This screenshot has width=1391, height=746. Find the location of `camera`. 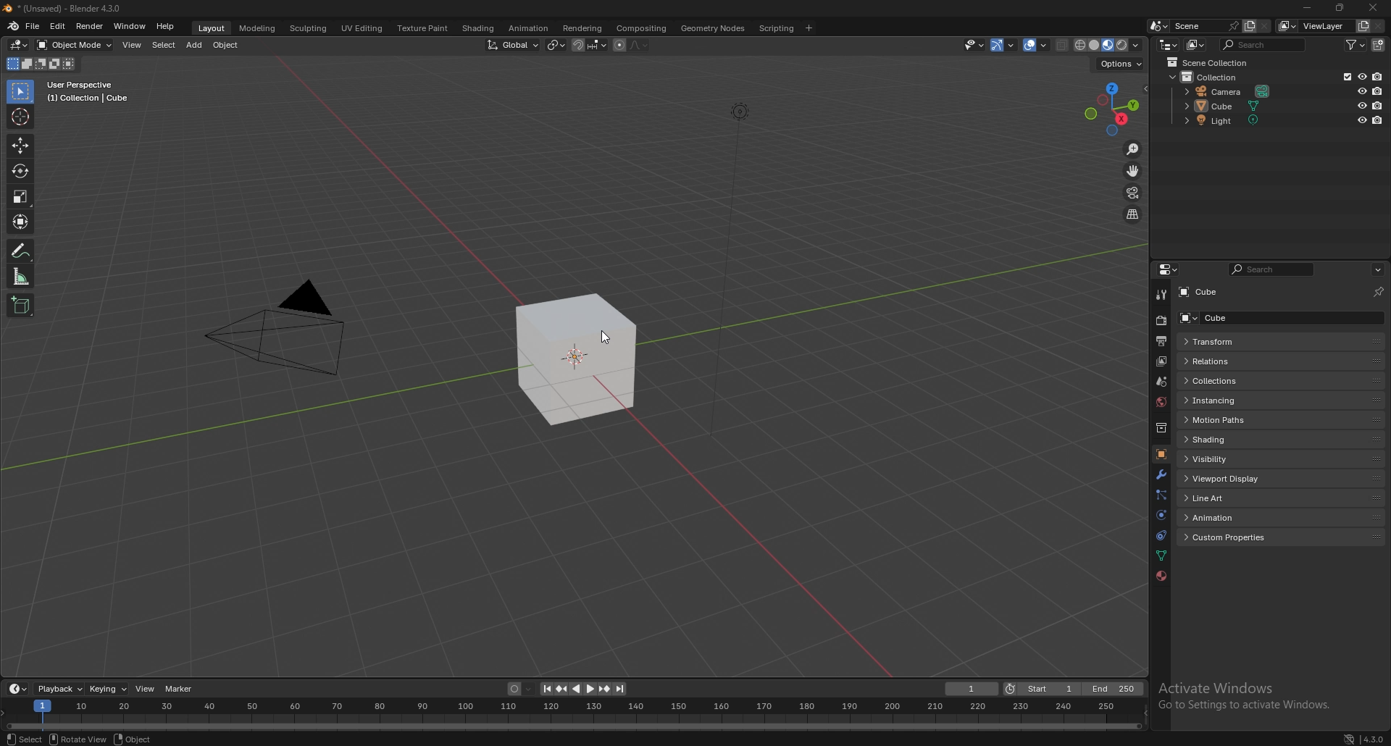

camera is located at coordinates (1225, 91).